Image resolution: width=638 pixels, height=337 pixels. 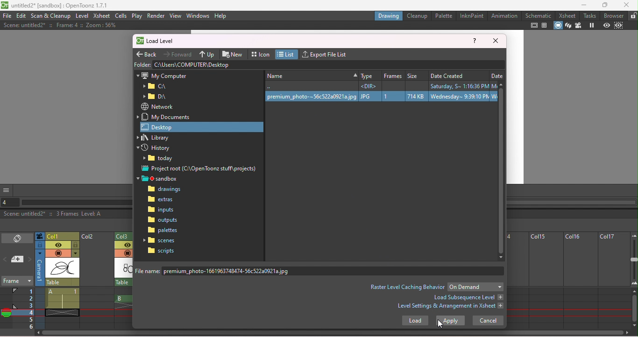 What do you see at coordinates (389, 15) in the screenshot?
I see `Drawing` at bounding box center [389, 15].